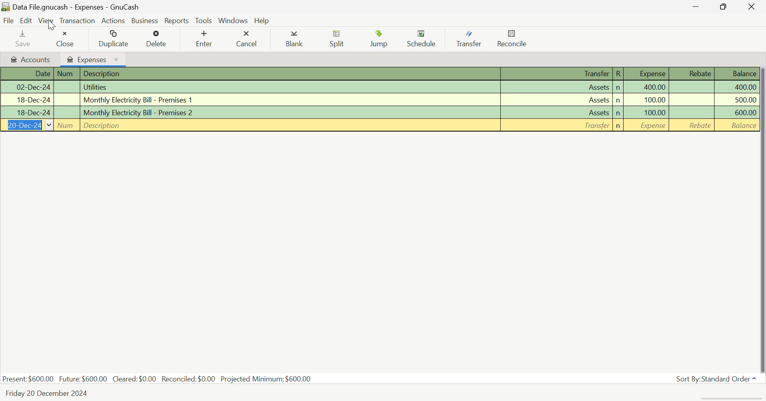 The width and height of the screenshot is (766, 401). I want to click on Restore Down, so click(699, 7).